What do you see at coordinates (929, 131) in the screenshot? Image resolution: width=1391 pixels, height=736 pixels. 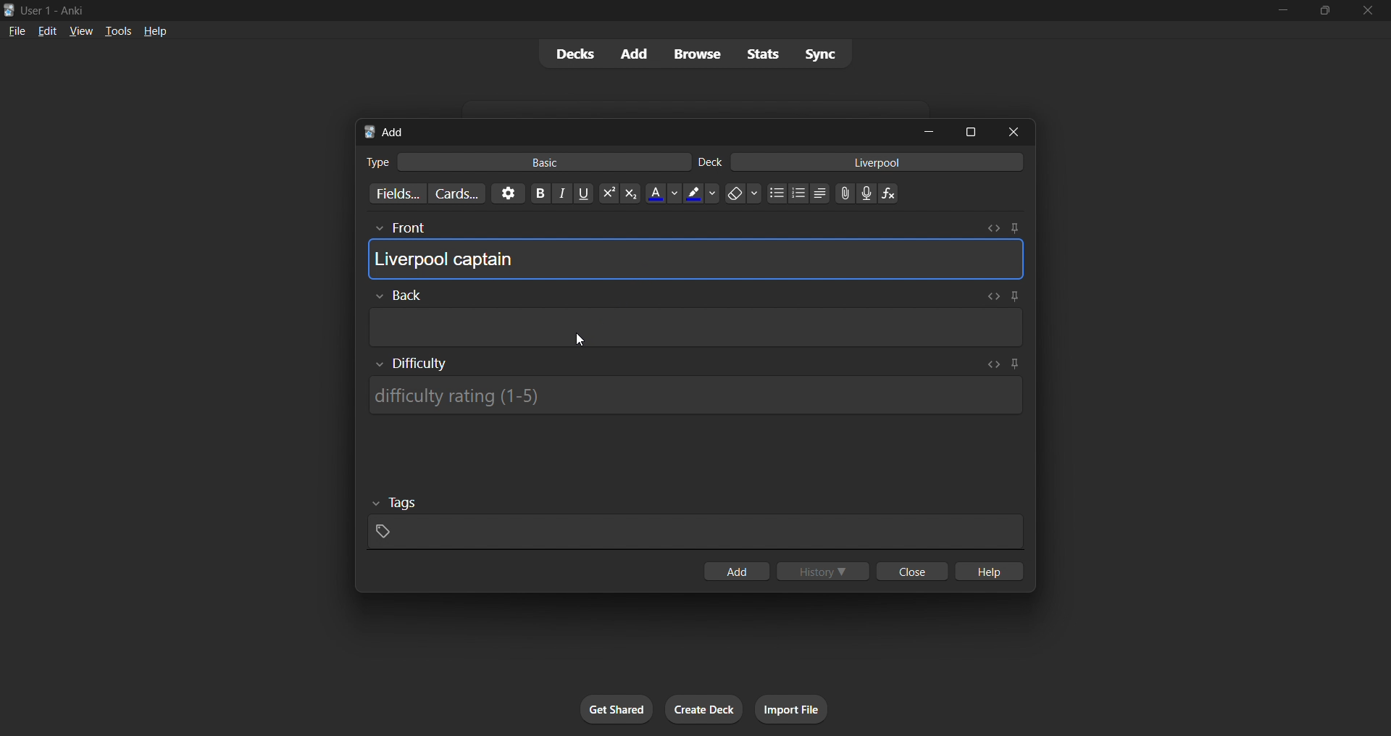 I see `minimize` at bounding box center [929, 131].